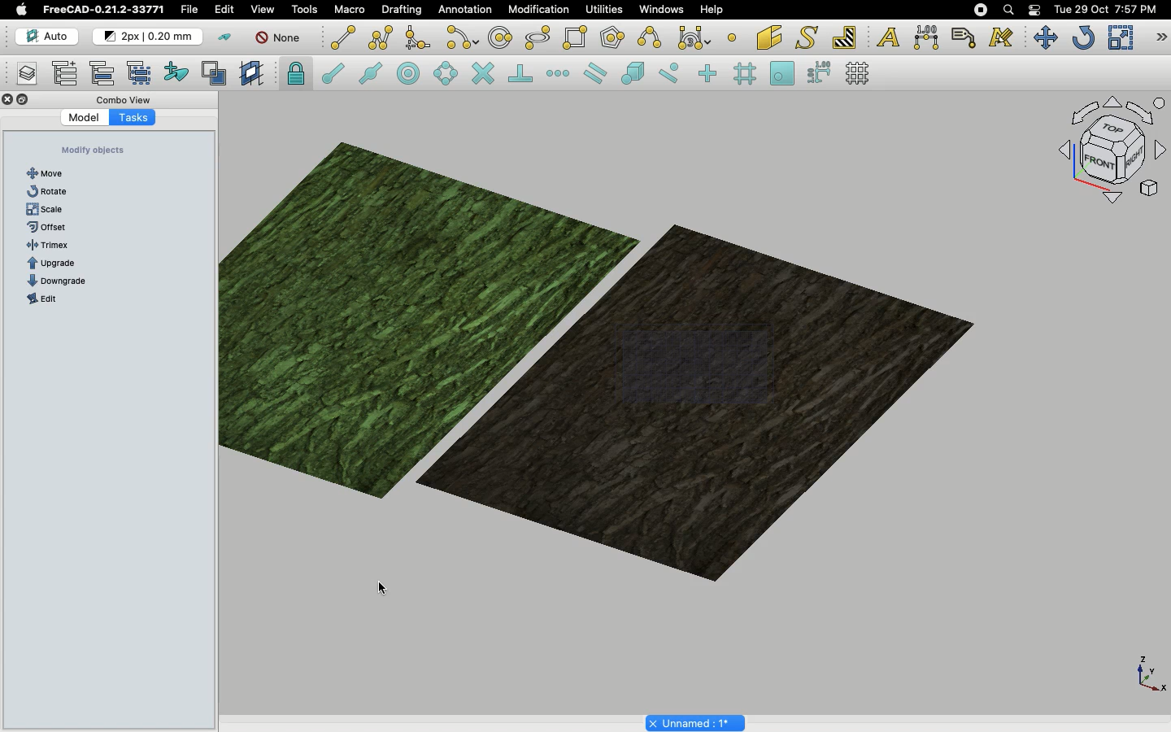 Image resolution: width=1171 pixels, height=732 pixels. Describe the element at coordinates (77, 118) in the screenshot. I see `Model` at that location.